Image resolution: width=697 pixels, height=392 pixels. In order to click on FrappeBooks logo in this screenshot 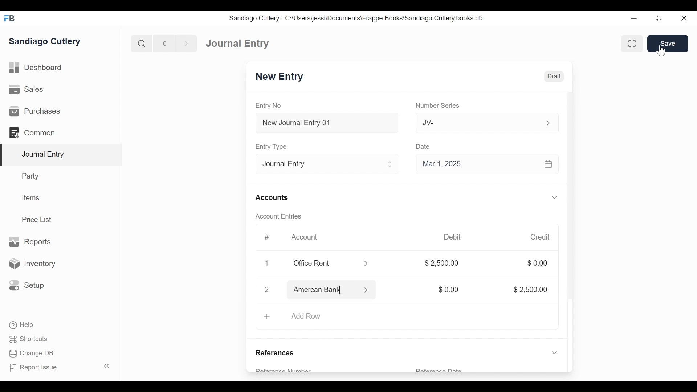, I will do `click(9, 18)`.